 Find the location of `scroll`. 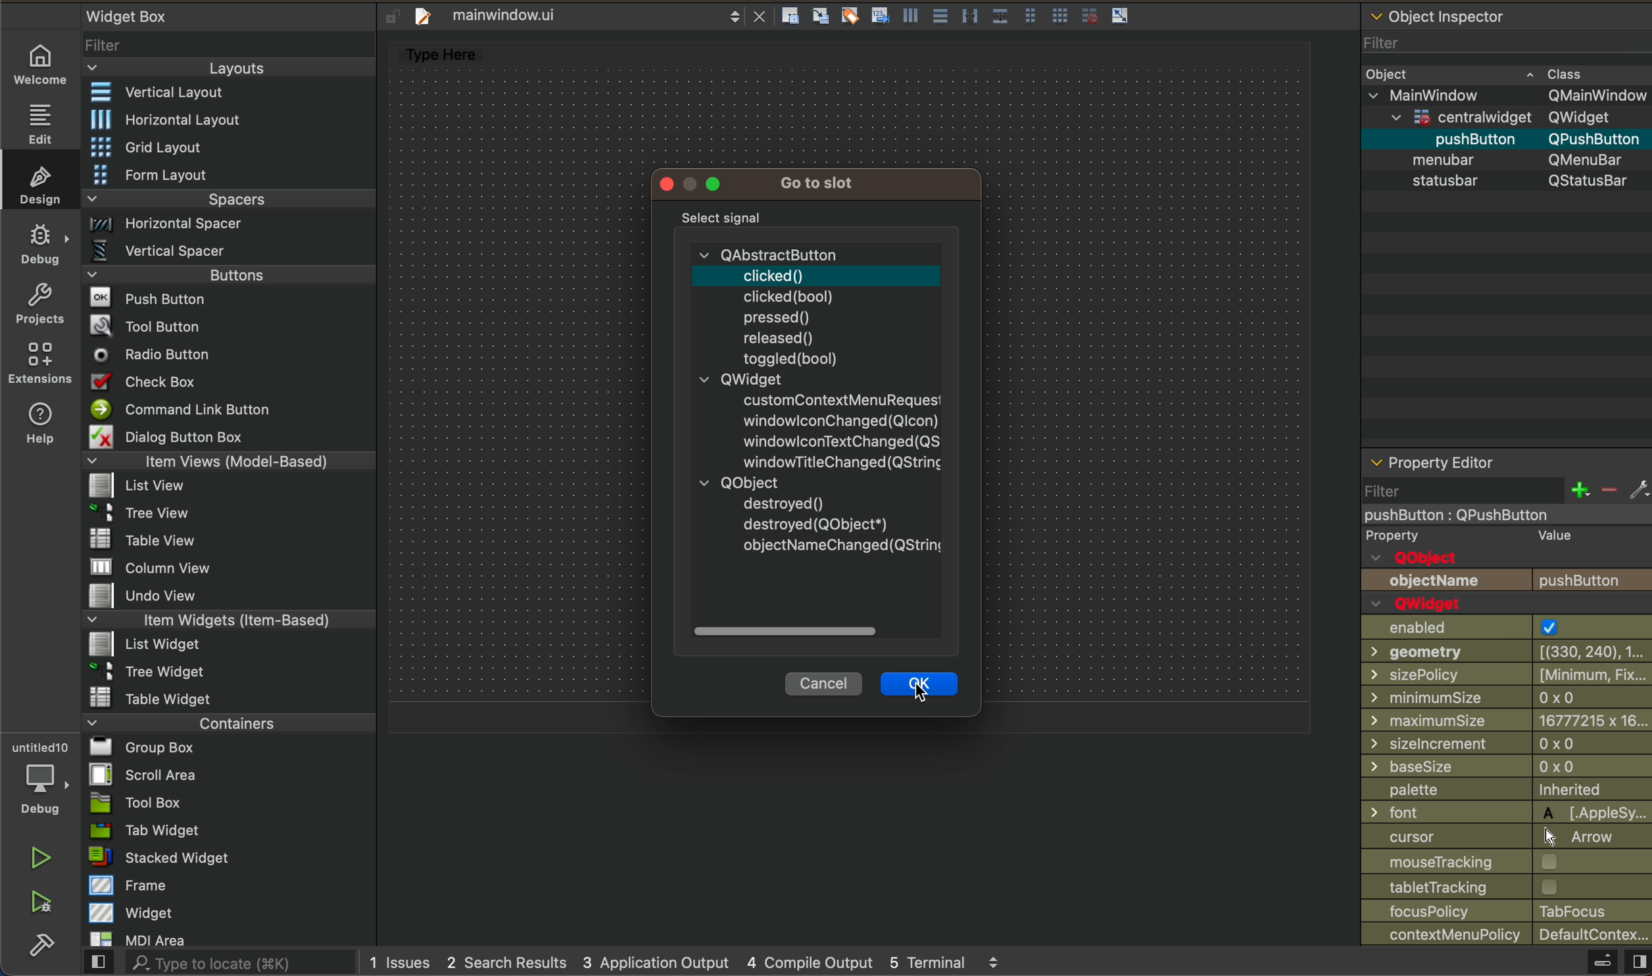

scroll is located at coordinates (733, 18).